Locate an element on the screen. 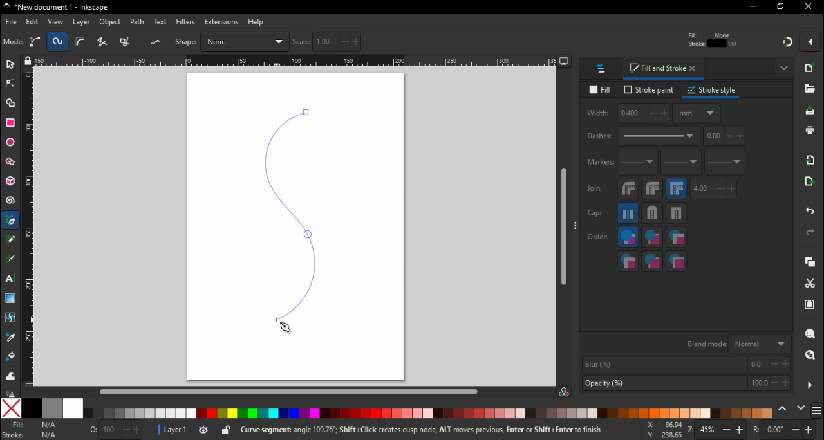 The height and width of the screenshot is (440, 824). layer settings is located at coordinates (194, 430).